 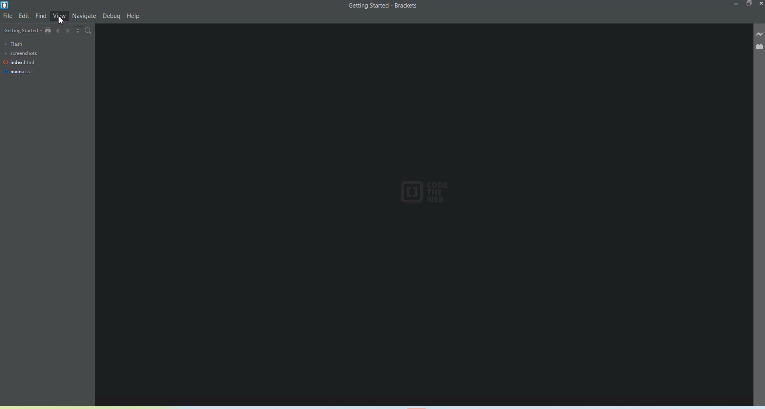 What do you see at coordinates (20, 53) in the screenshot?
I see `screenshots` at bounding box center [20, 53].